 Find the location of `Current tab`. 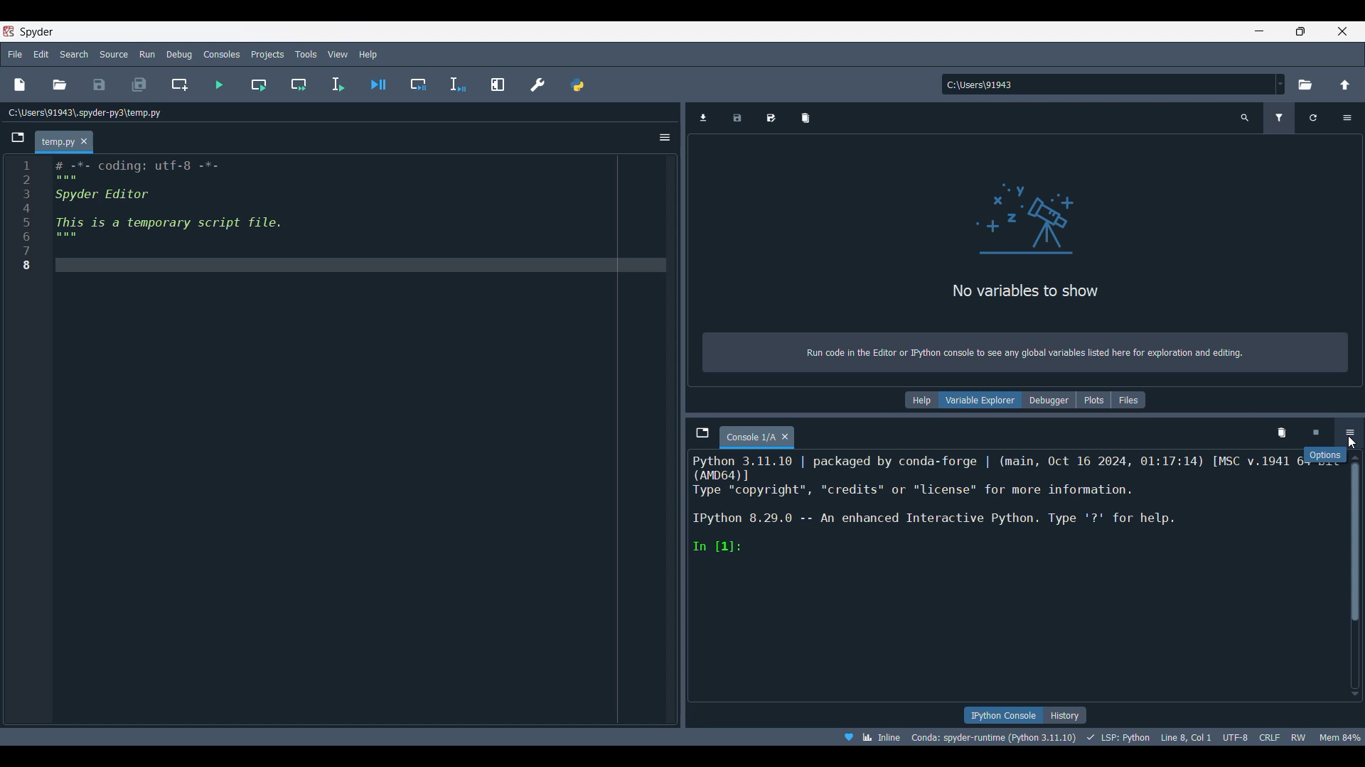

Current tab is located at coordinates (55, 143).